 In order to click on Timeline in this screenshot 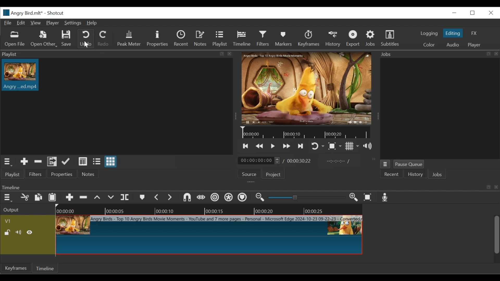, I will do `click(249, 187)`.